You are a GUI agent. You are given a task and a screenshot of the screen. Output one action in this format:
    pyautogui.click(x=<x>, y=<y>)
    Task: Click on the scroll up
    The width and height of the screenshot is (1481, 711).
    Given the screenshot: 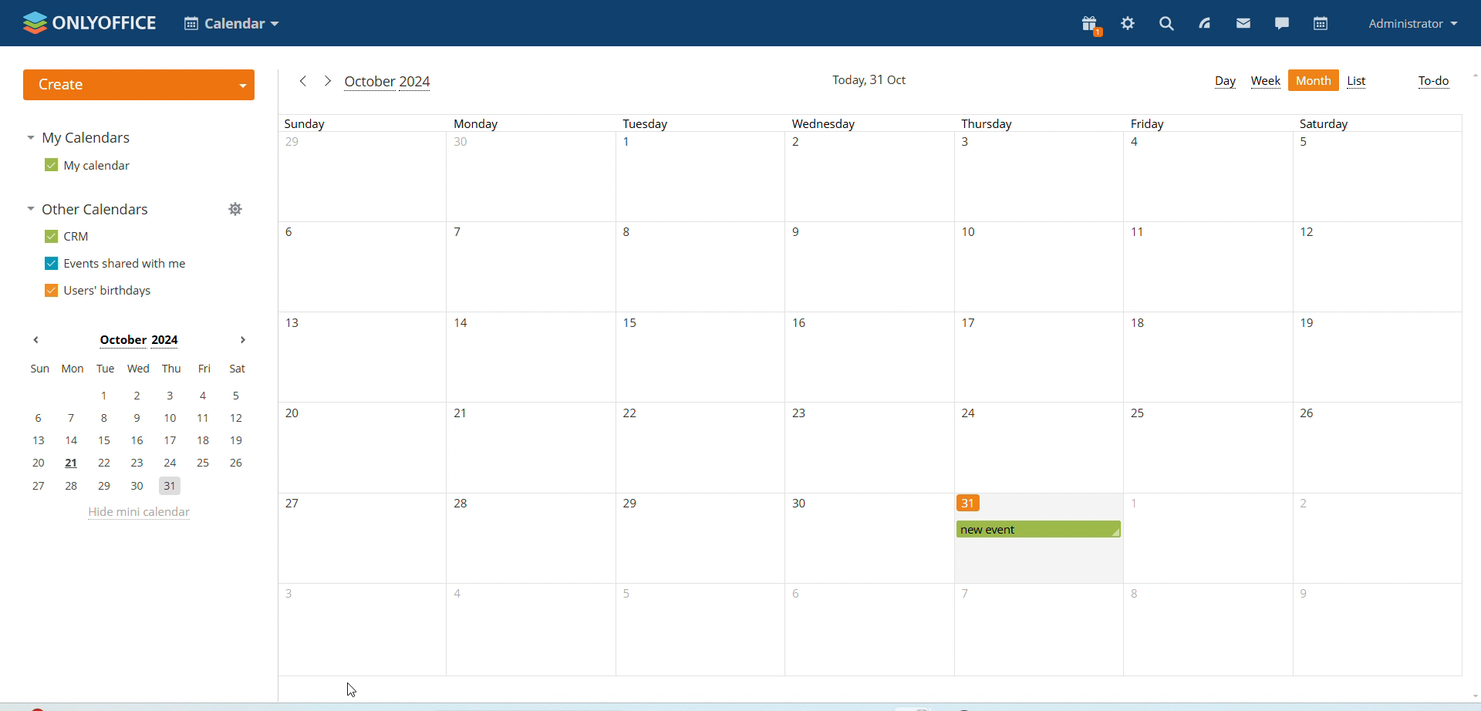 What is the action you would take?
    pyautogui.click(x=1474, y=75)
    